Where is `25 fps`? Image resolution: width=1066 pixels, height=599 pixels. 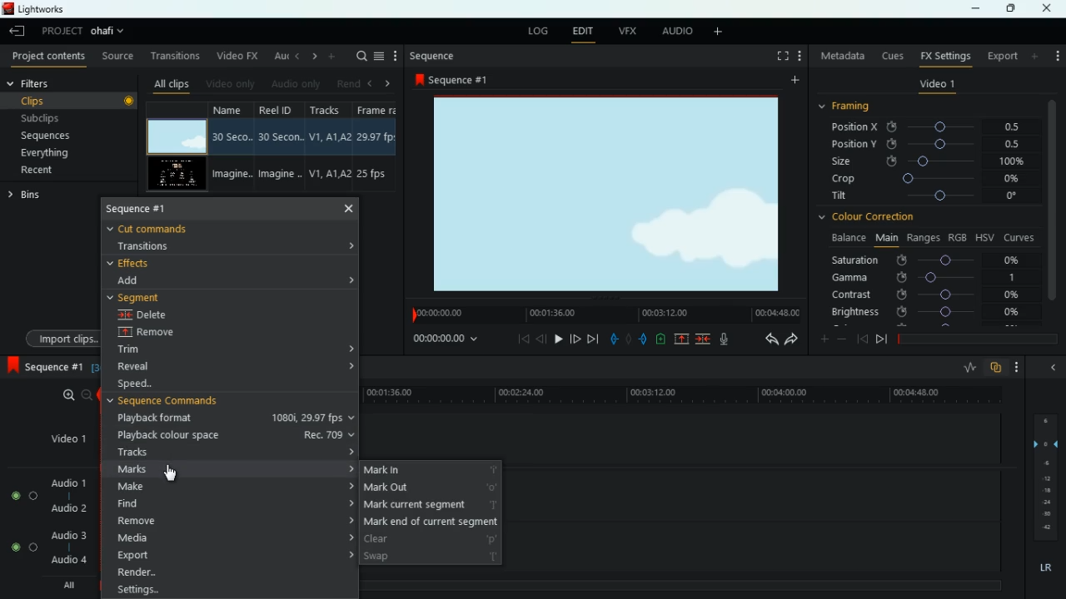
25 fps is located at coordinates (376, 173).